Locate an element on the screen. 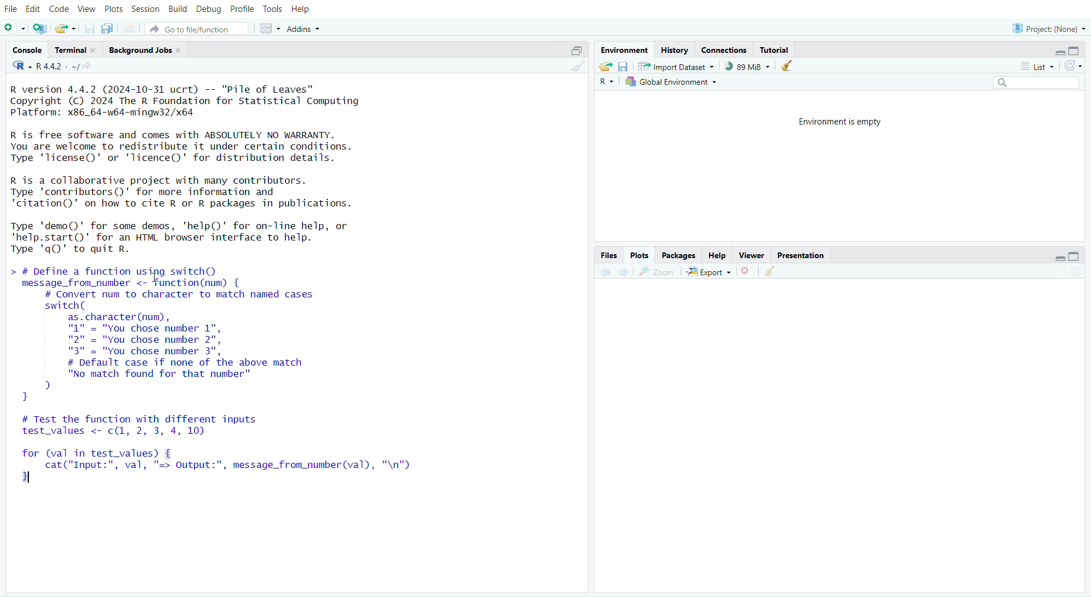 The height and width of the screenshot is (597, 1091). Clear console (Ctrl +L) is located at coordinates (575, 68).